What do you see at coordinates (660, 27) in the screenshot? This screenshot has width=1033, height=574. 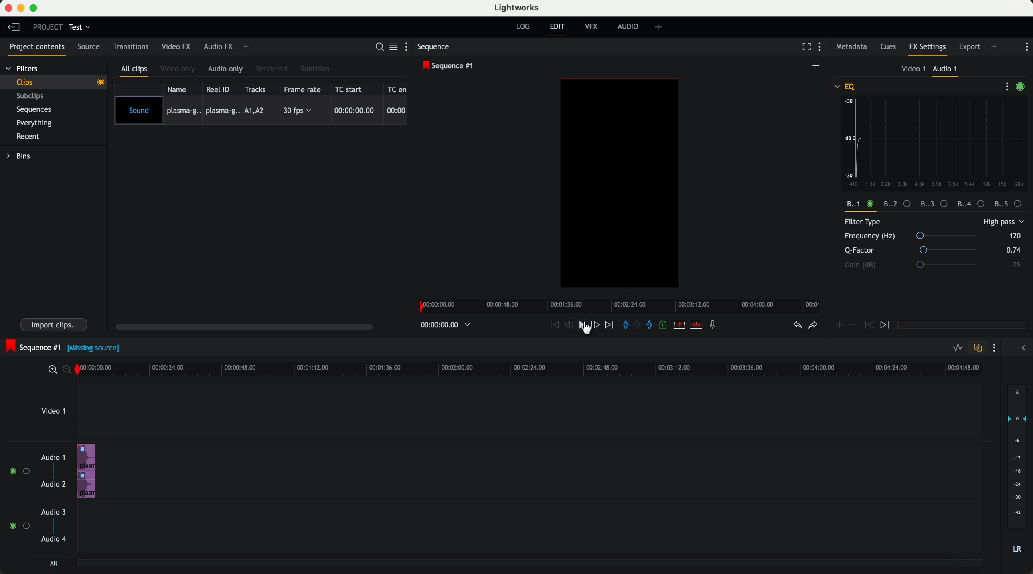 I see `add` at bounding box center [660, 27].